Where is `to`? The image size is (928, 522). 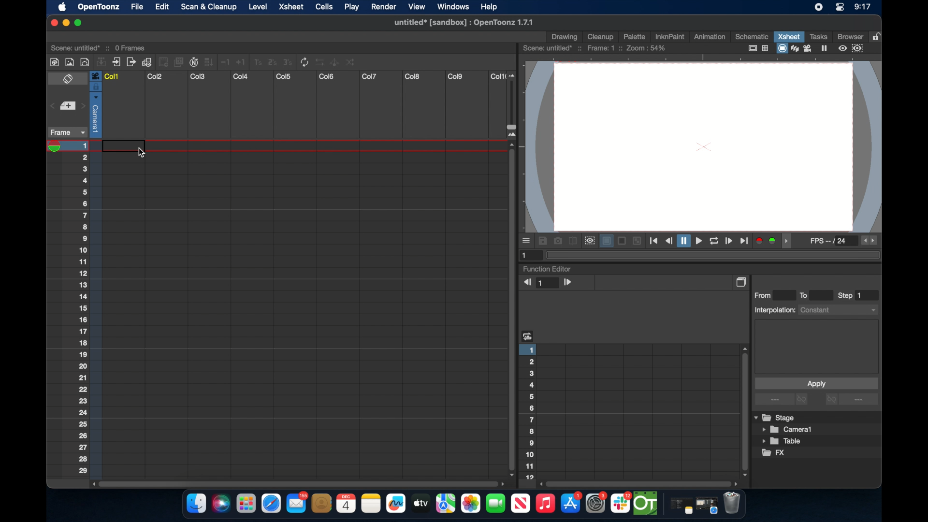
to is located at coordinates (807, 295).